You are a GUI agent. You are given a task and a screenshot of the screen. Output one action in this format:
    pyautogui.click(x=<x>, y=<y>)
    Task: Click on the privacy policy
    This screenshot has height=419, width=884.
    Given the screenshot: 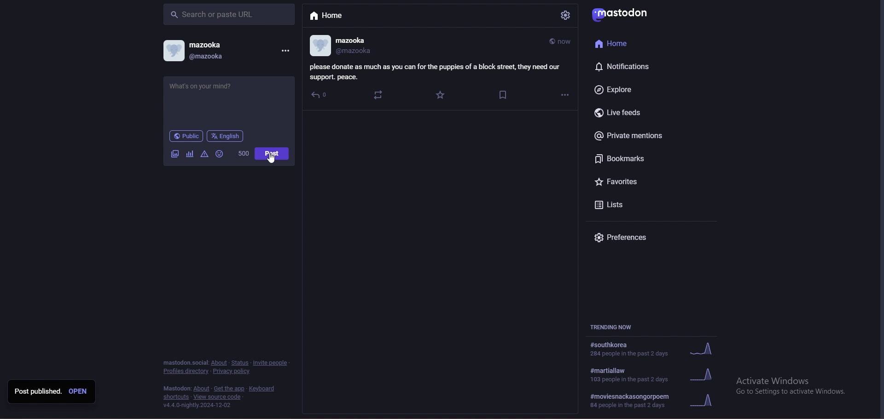 What is the action you would take?
    pyautogui.click(x=233, y=371)
    